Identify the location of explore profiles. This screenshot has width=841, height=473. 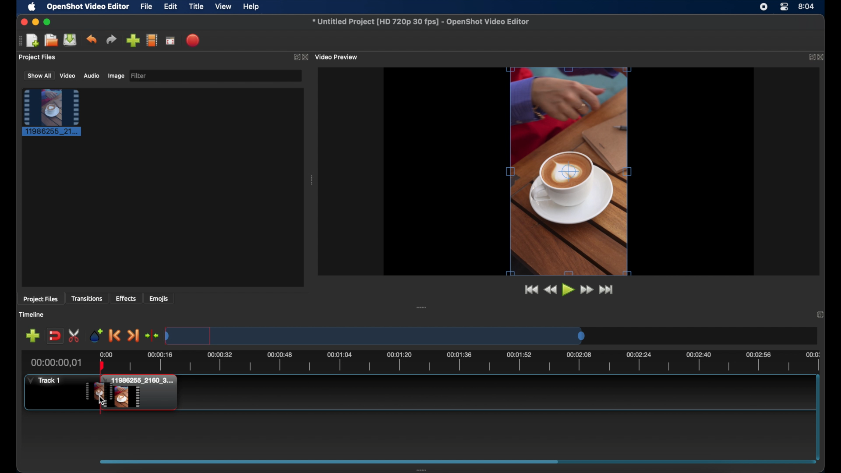
(152, 41).